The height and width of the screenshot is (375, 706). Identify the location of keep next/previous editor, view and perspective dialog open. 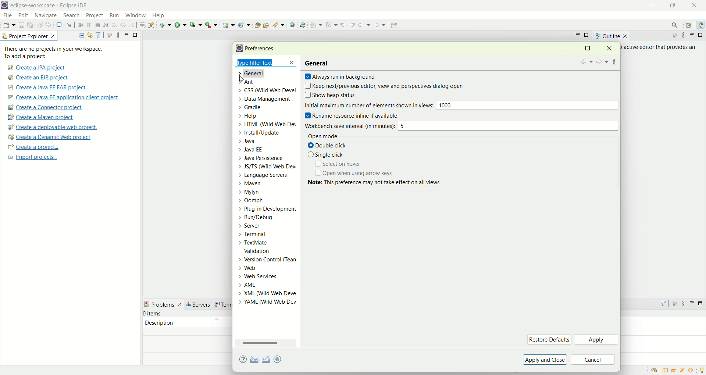
(384, 86).